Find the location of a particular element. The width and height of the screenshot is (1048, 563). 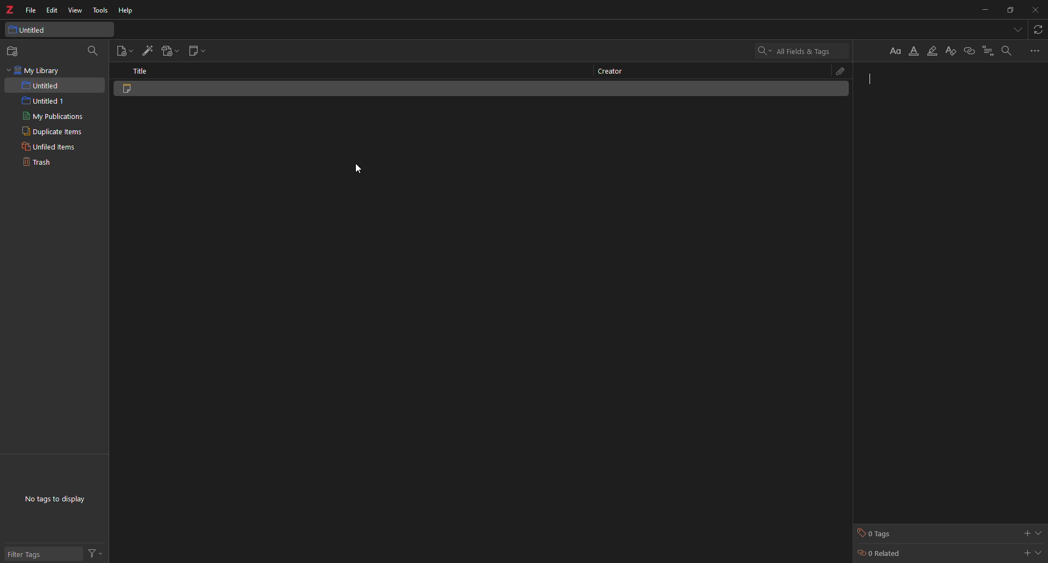

expand is located at coordinates (1040, 534).